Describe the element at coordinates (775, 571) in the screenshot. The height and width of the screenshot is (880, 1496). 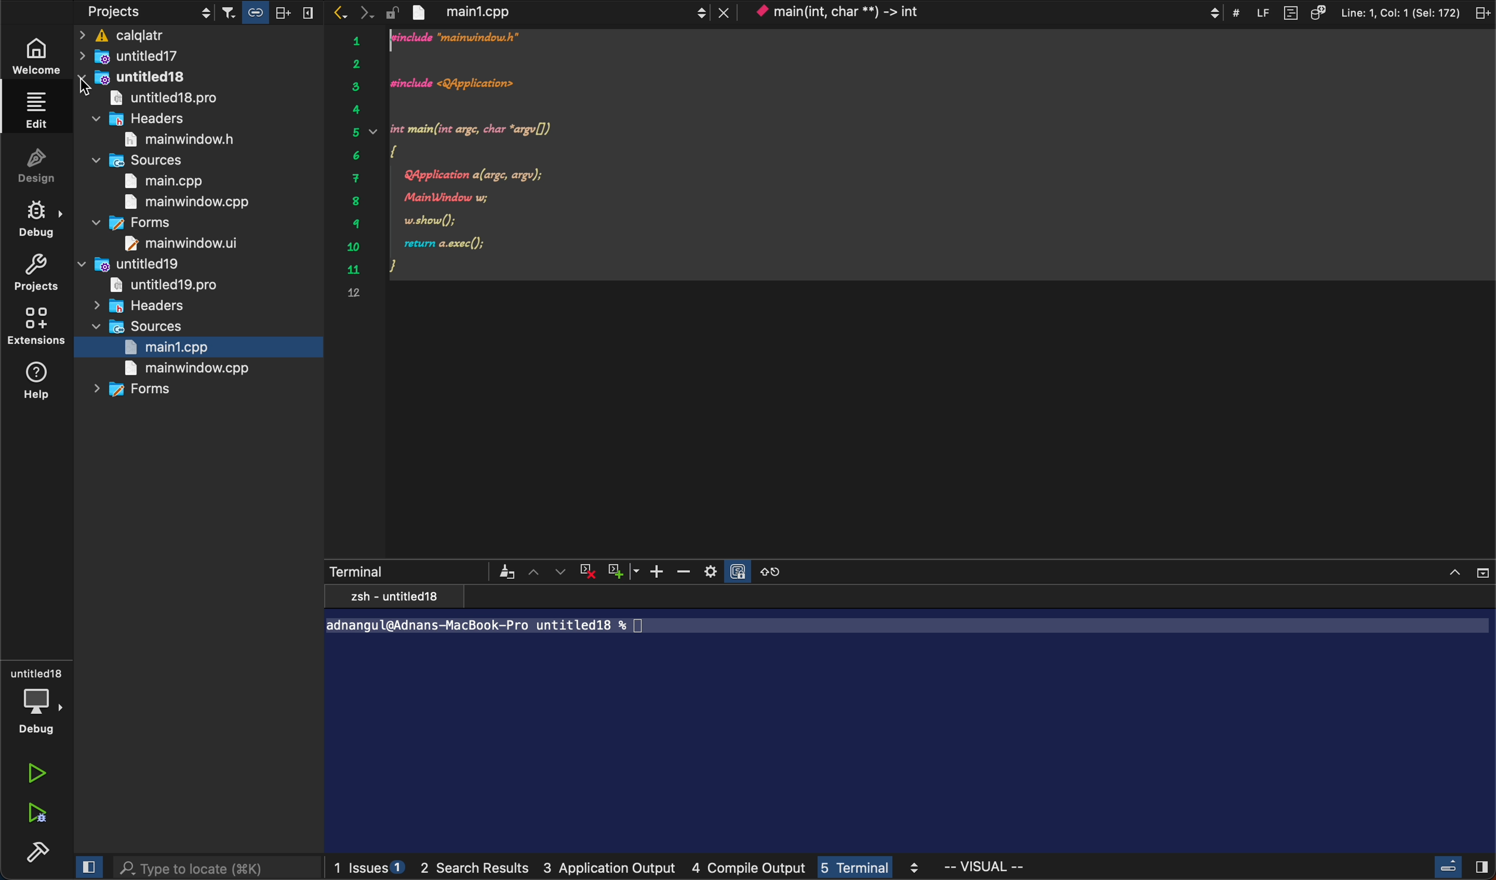
I see `reset` at that location.